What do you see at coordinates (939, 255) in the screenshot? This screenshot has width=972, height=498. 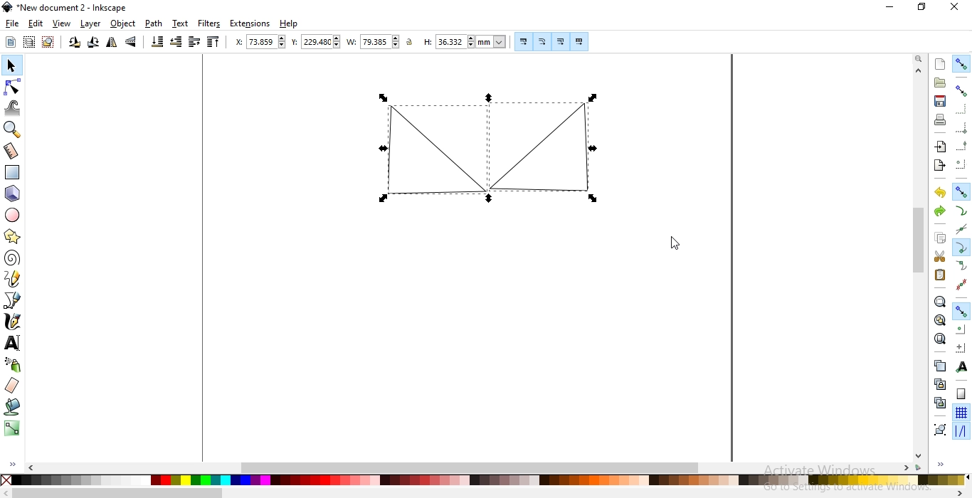 I see `cut selection to clipboard` at bounding box center [939, 255].